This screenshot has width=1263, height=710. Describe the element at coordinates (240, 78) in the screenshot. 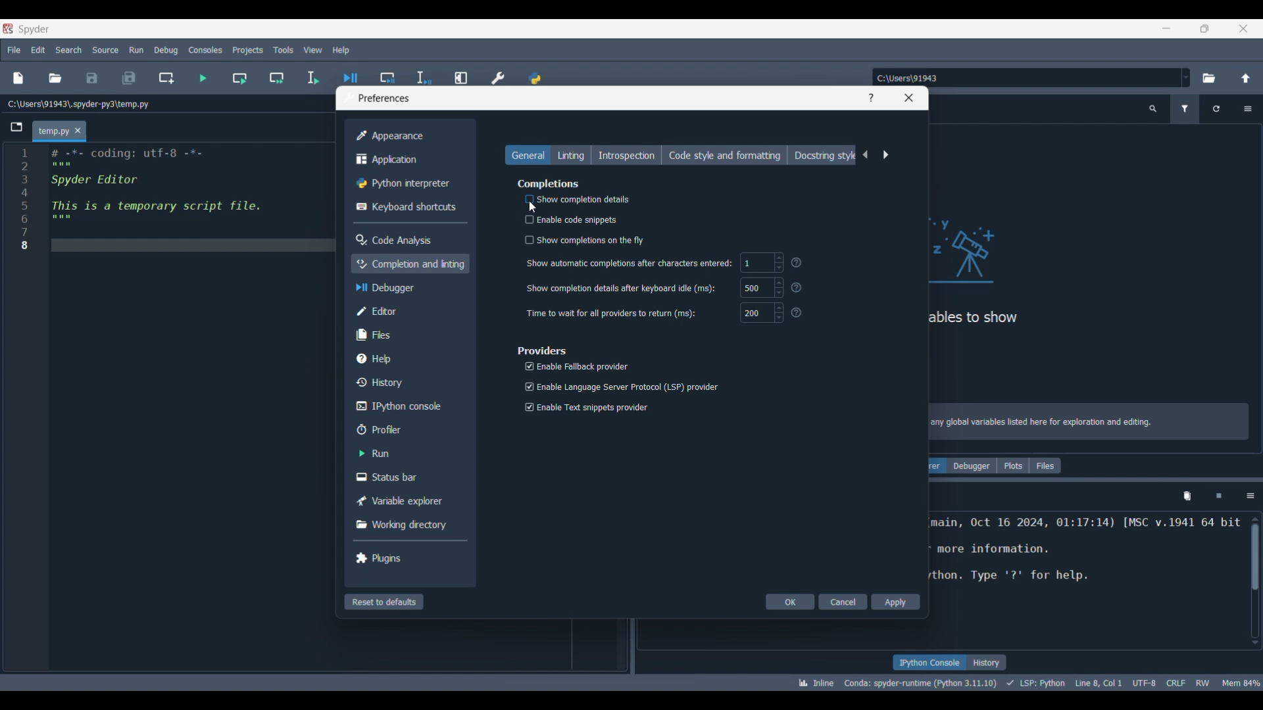

I see `Run current cell` at that location.